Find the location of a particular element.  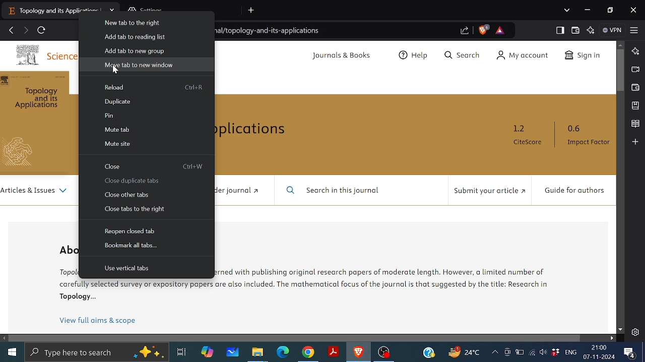

 is located at coordinates (494, 353).